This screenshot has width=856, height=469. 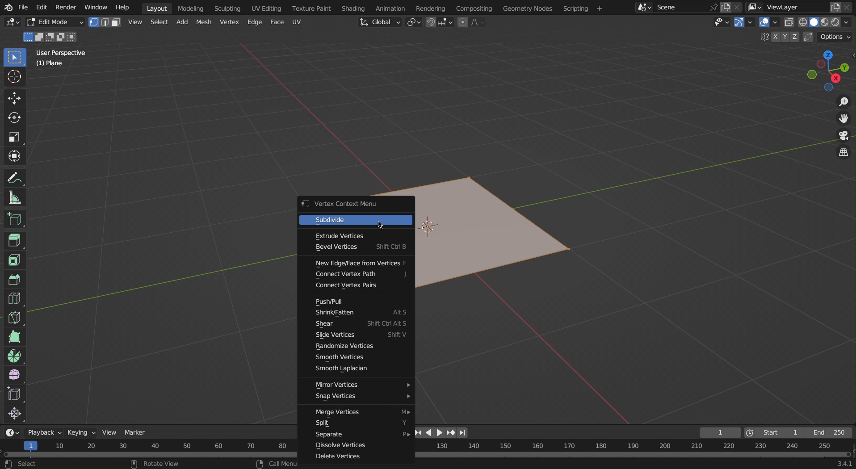 I want to click on Annotate, so click(x=15, y=177).